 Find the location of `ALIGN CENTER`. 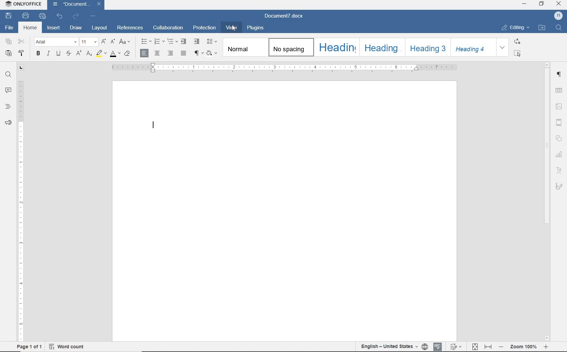

ALIGN CENTER is located at coordinates (157, 54).